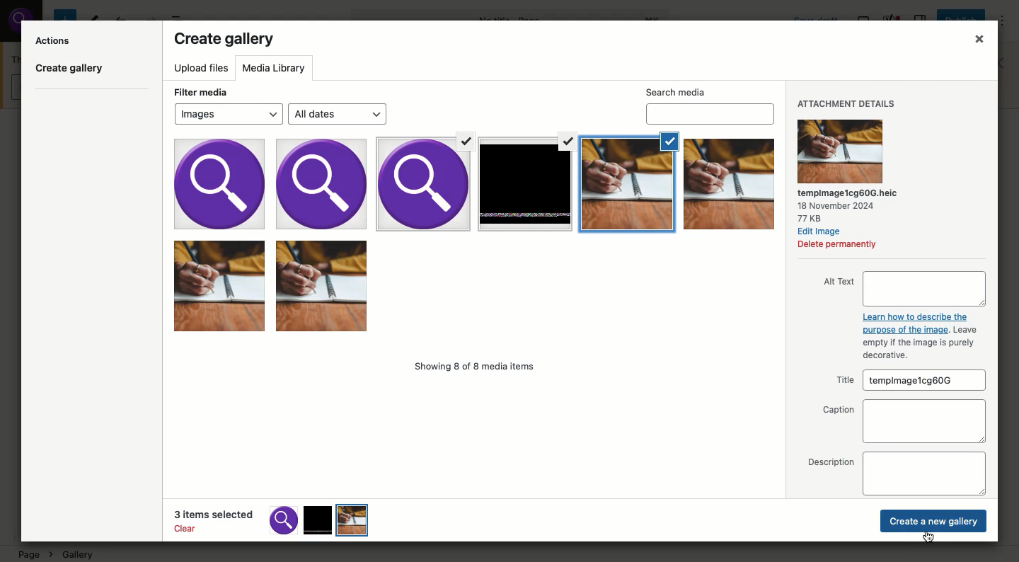 This screenshot has width=1019, height=562. What do you see at coordinates (681, 185) in the screenshot?
I see `Selected Images` at bounding box center [681, 185].